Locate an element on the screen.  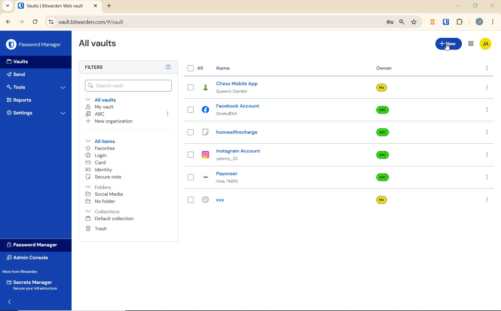
open tab is located at coordinates (58, 6).